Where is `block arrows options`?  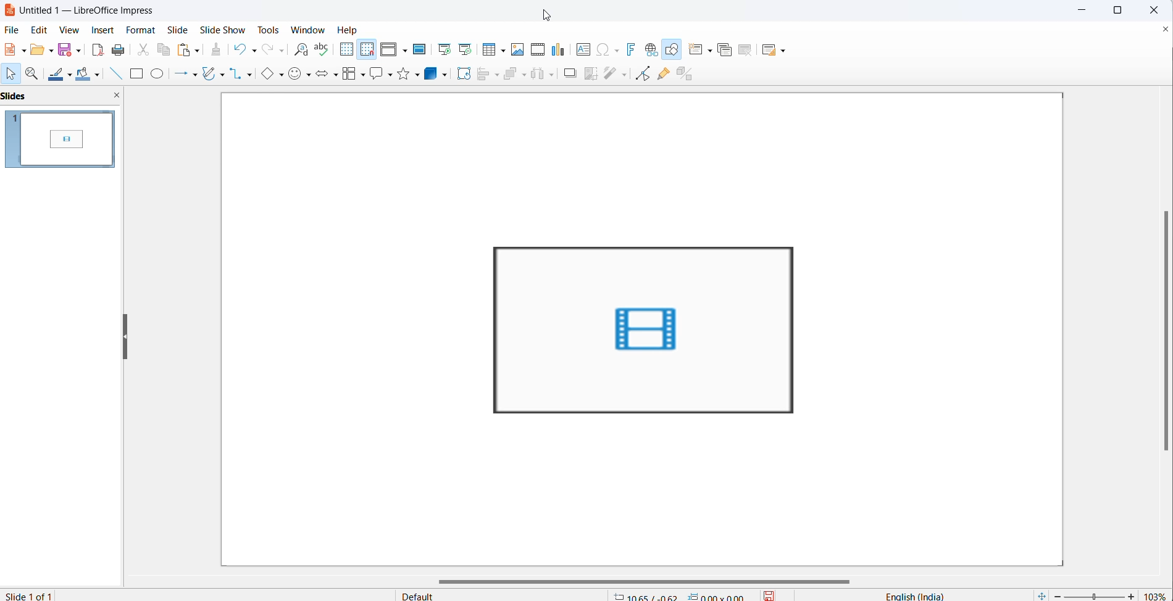
block arrows options is located at coordinates (336, 75).